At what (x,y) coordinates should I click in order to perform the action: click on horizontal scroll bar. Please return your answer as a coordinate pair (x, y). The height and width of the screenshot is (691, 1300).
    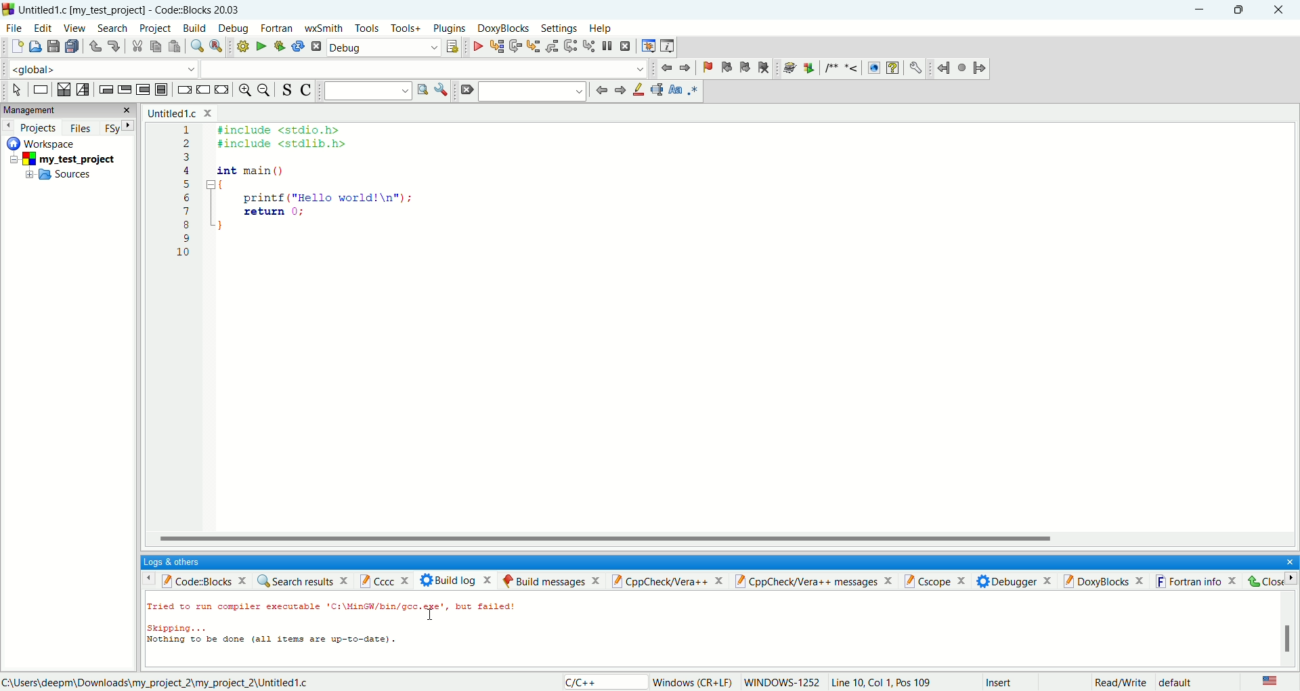
    Looking at the image, I should click on (722, 539).